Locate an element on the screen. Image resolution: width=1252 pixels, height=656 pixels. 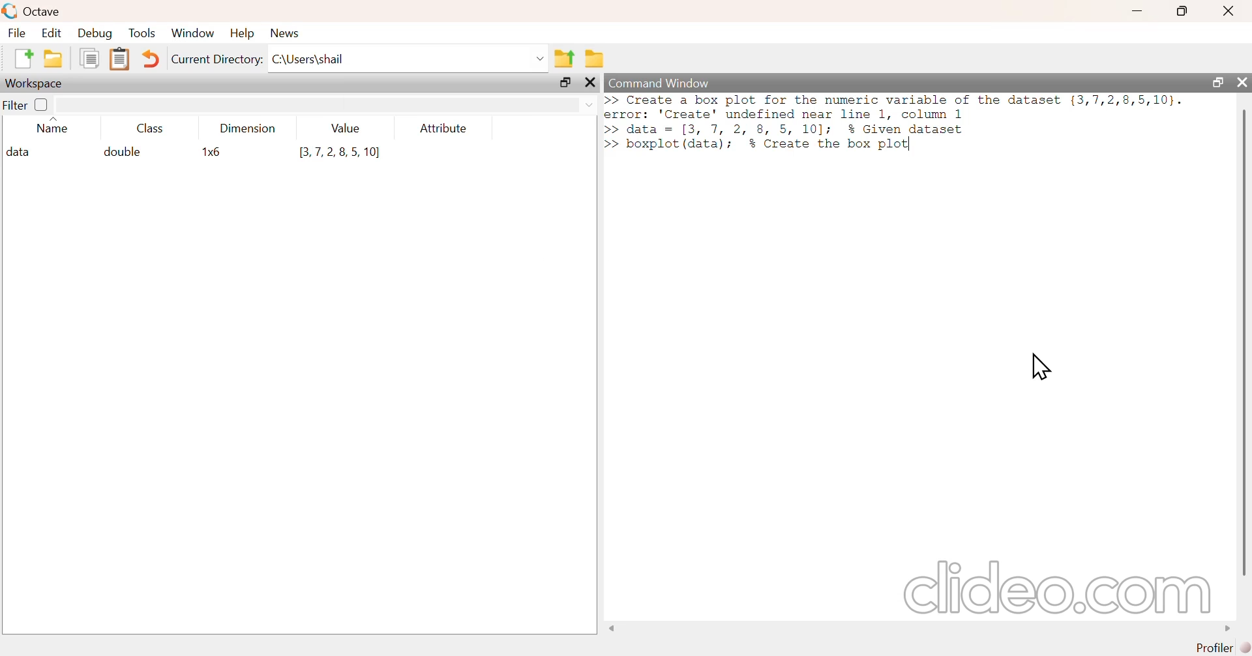
clideo.com is located at coordinates (1051, 588).